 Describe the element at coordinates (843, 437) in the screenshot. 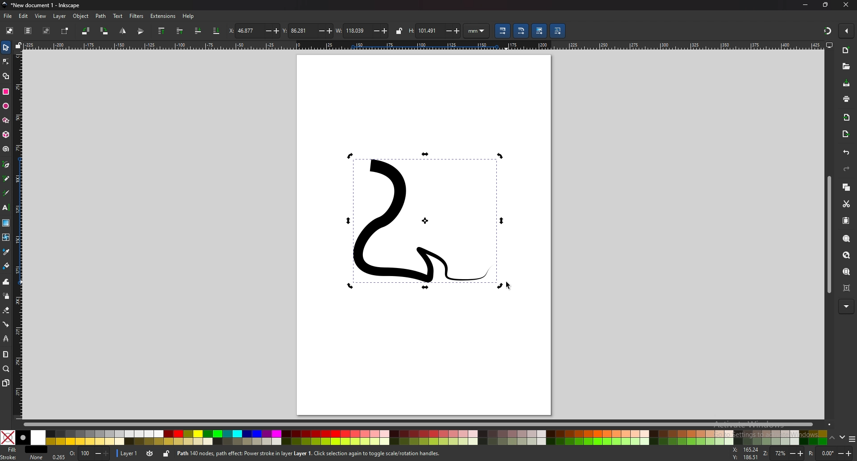

I see `down` at that location.